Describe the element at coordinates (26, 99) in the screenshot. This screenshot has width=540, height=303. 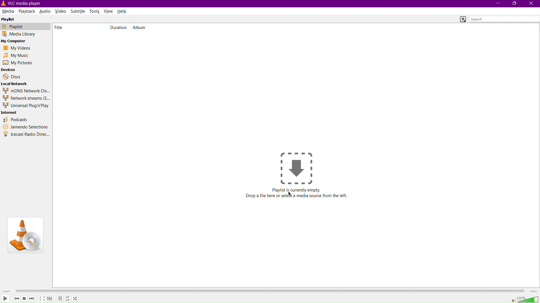
I see `Network streams` at that location.